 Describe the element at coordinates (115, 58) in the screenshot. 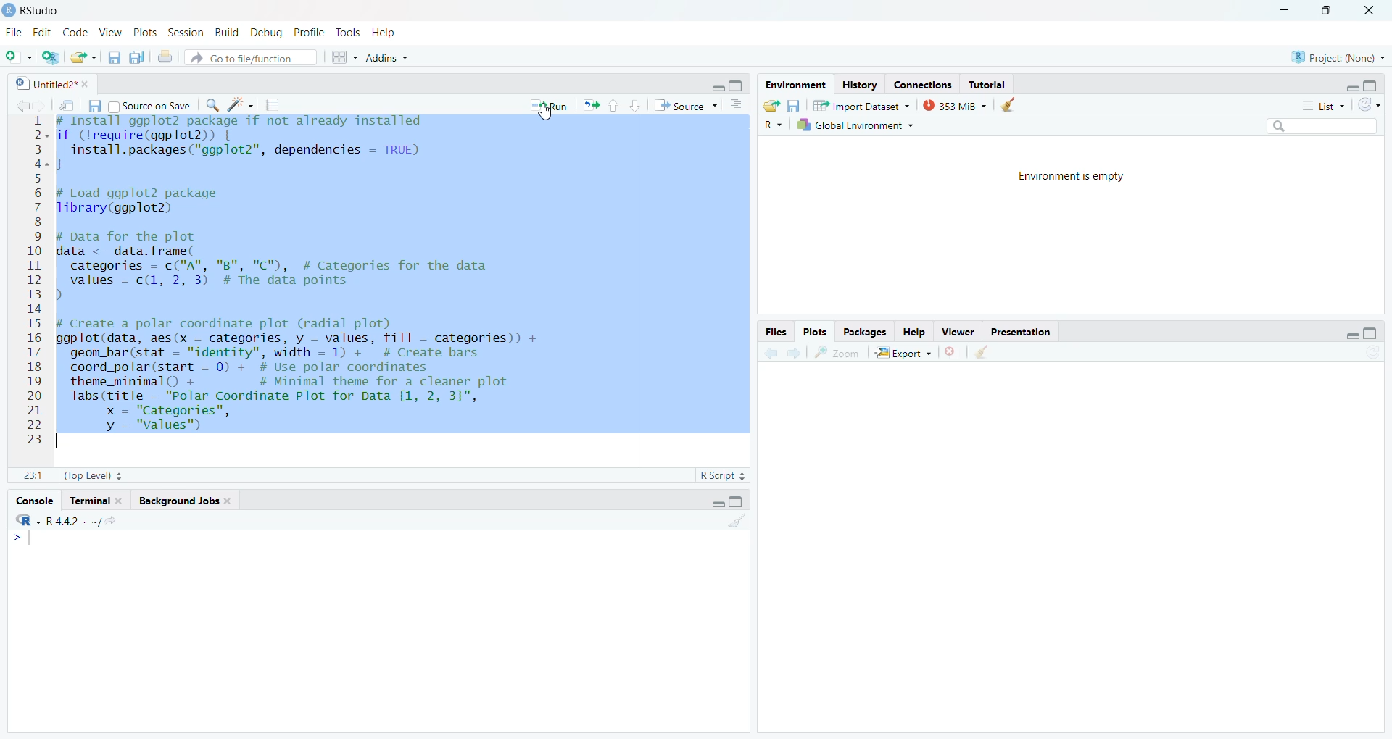

I see `save current file` at that location.